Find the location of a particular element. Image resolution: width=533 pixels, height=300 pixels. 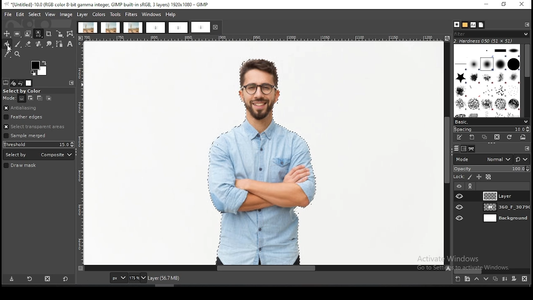

tool options is located at coordinates (6, 83).